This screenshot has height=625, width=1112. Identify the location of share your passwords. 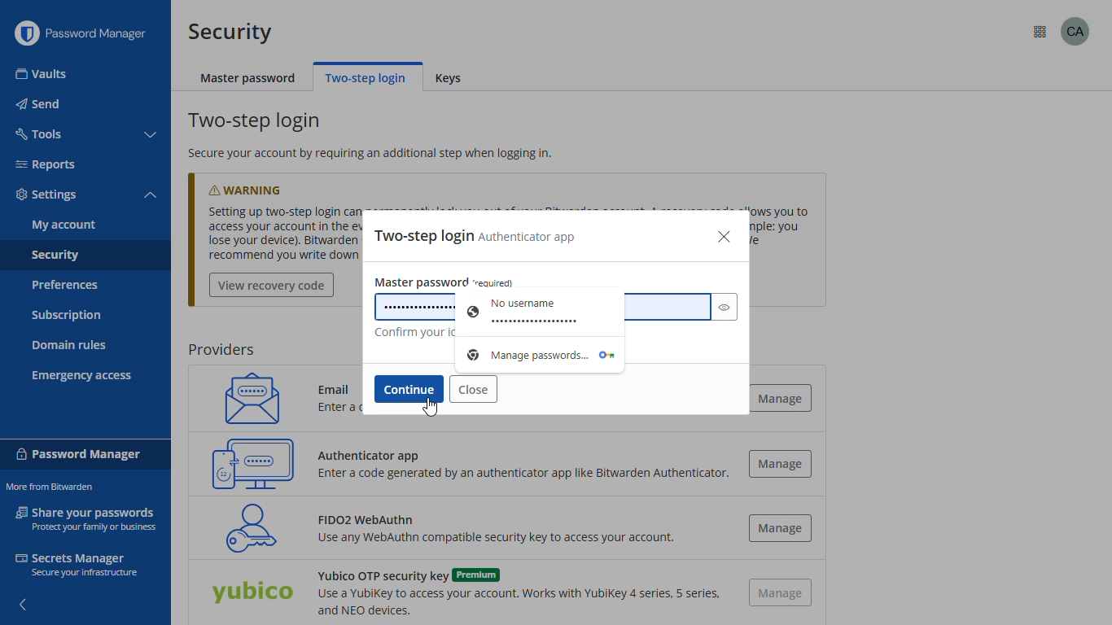
(88, 518).